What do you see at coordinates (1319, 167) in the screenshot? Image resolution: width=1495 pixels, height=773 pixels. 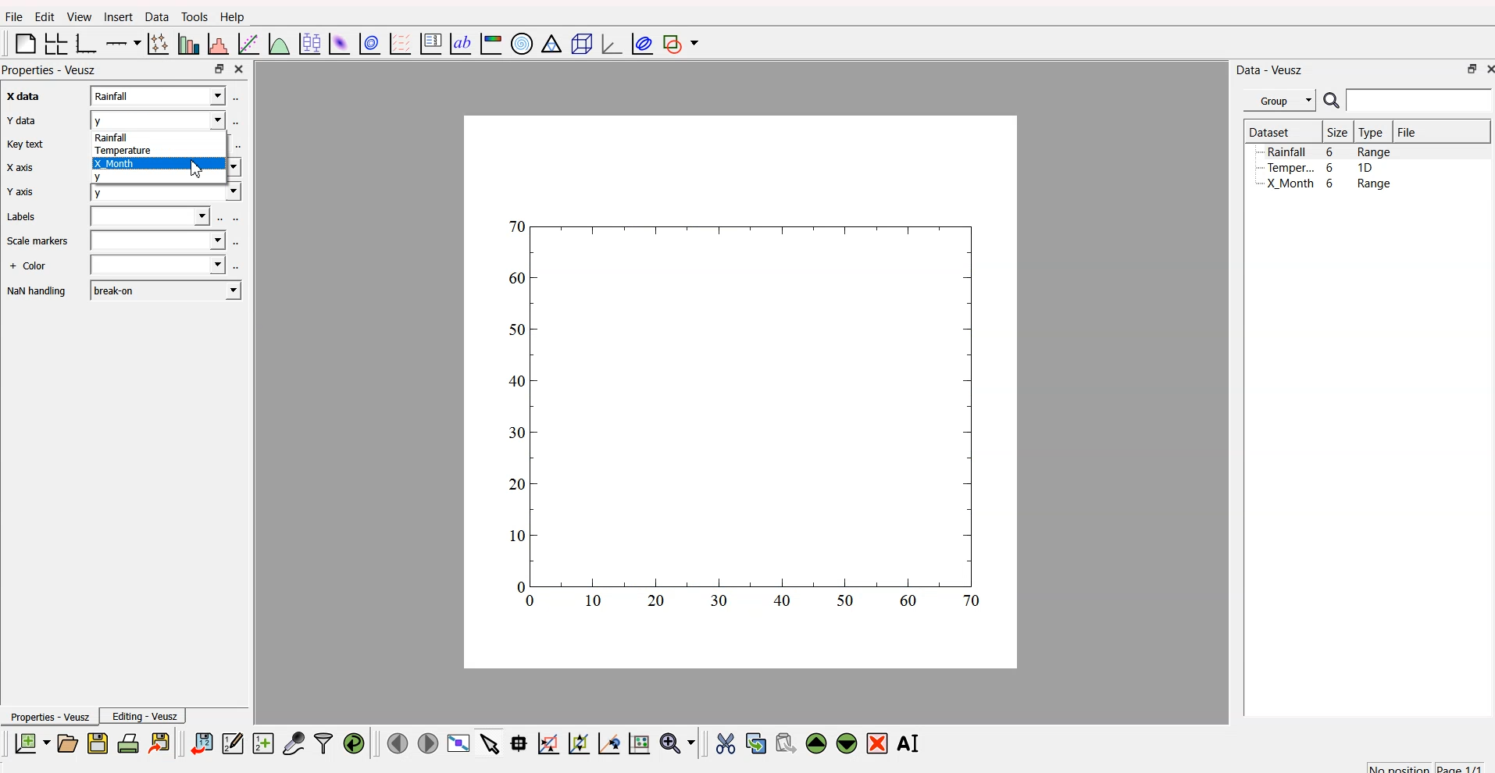 I see `Temper... 6 1D` at bounding box center [1319, 167].